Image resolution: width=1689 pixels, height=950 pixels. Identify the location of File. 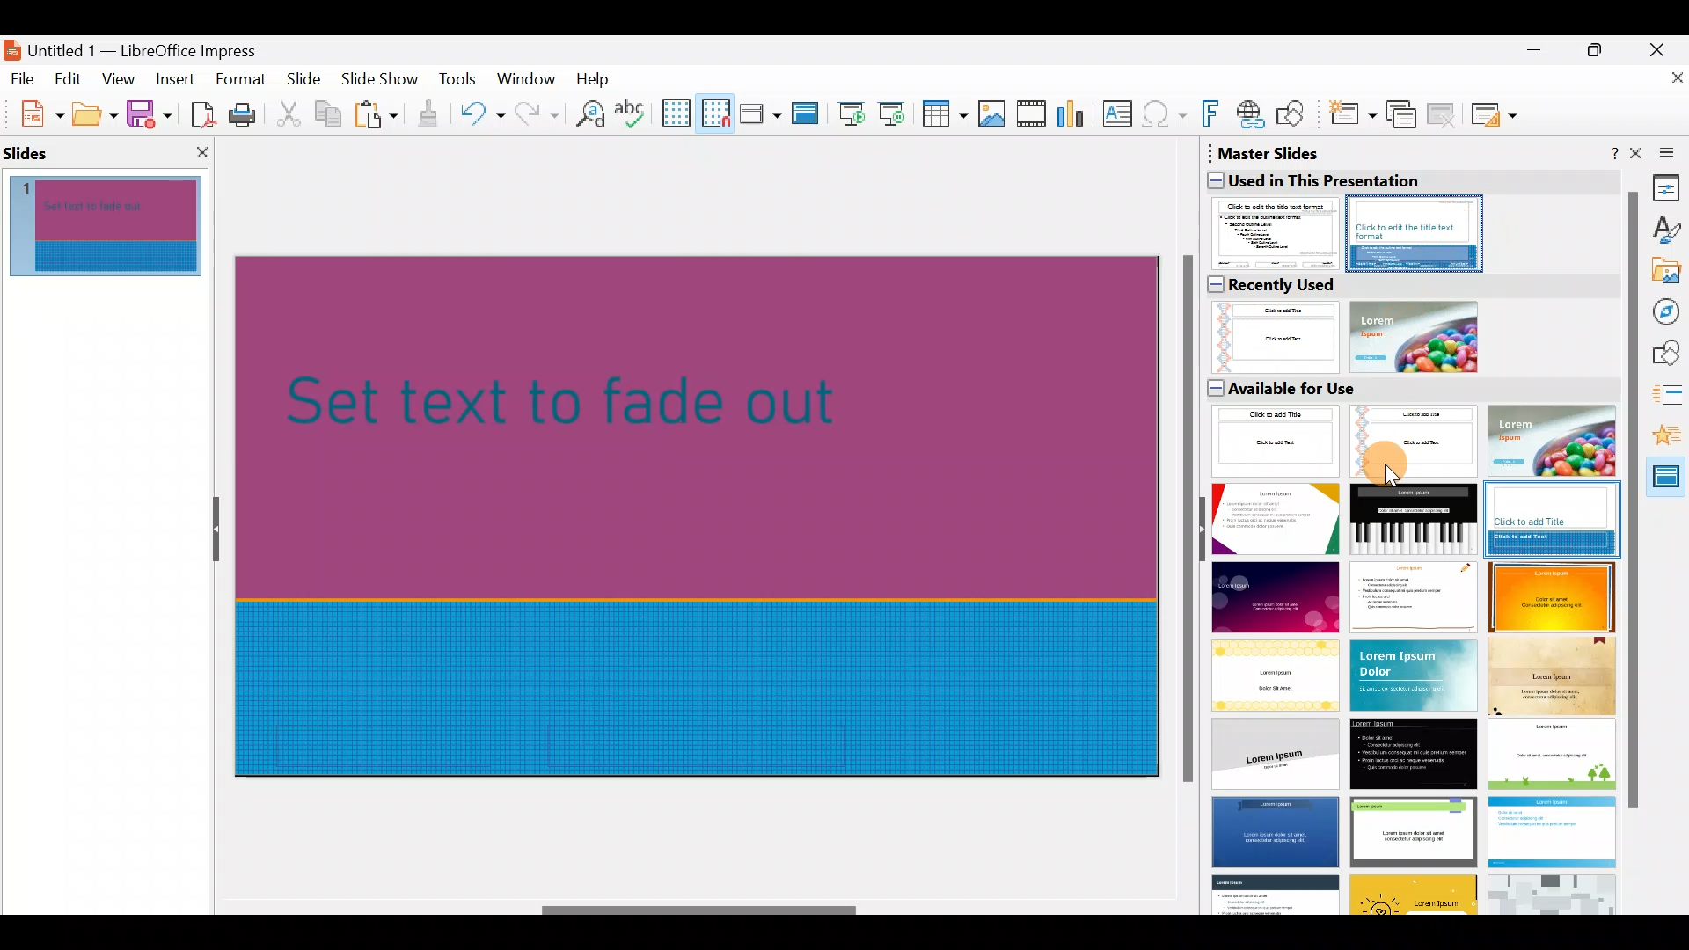
(23, 77).